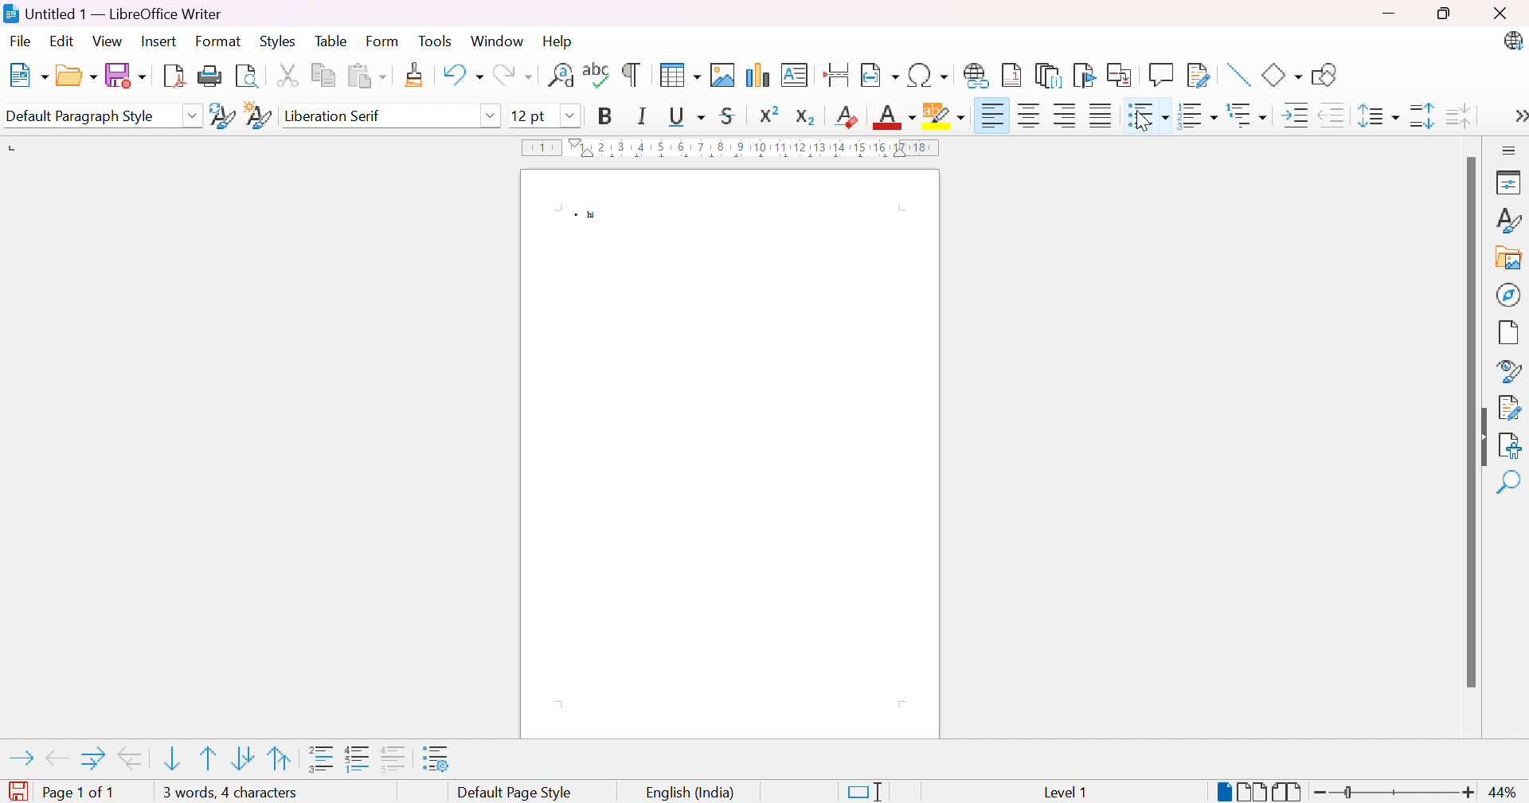 The image size is (1529, 803). I want to click on Minimize, so click(1389, 11).